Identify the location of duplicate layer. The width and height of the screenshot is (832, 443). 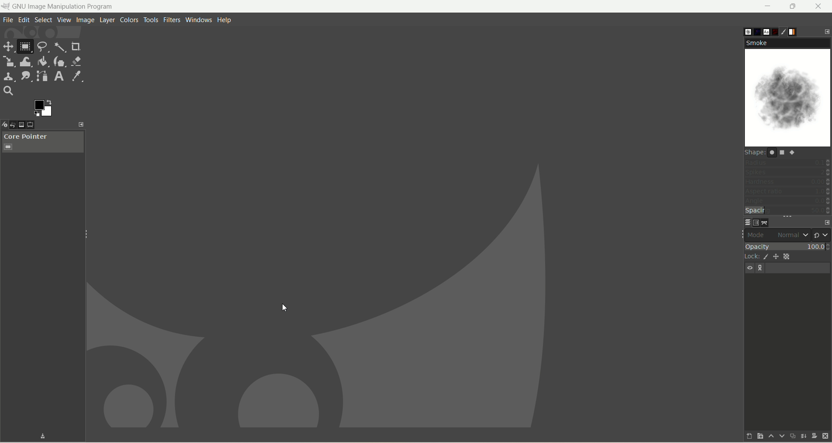
(791, 436).